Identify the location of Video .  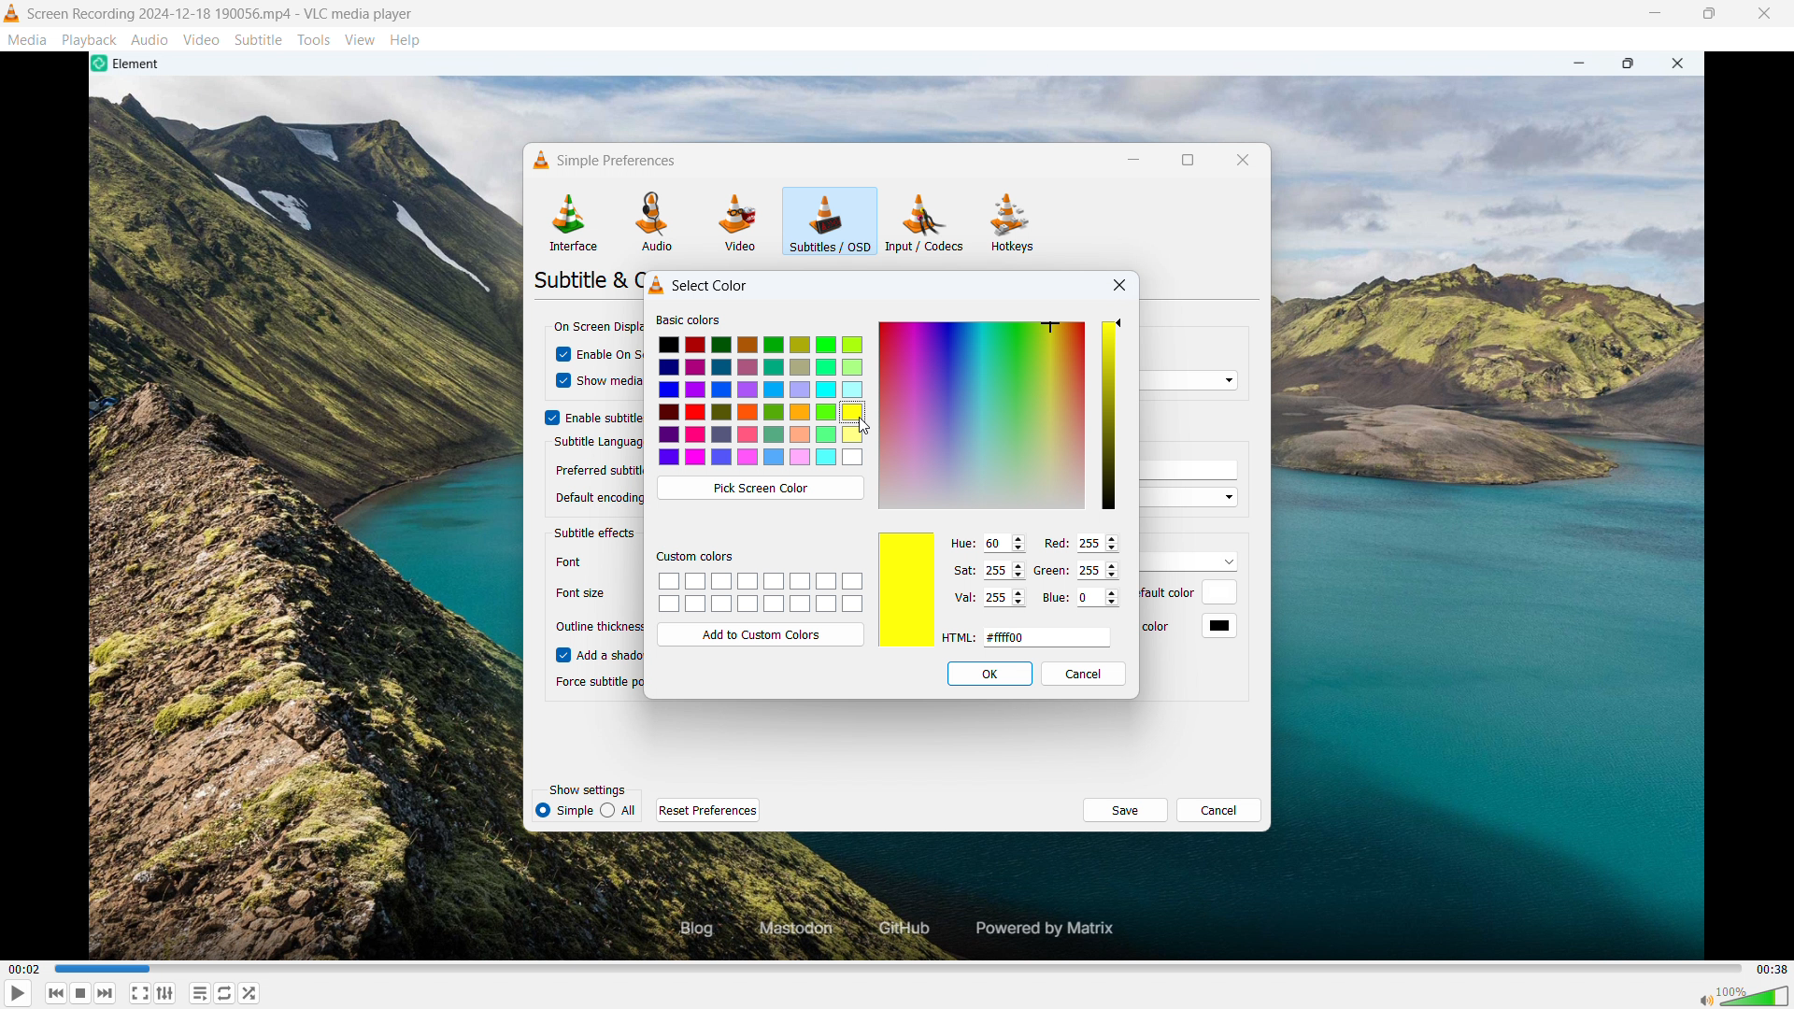
(201, 40).